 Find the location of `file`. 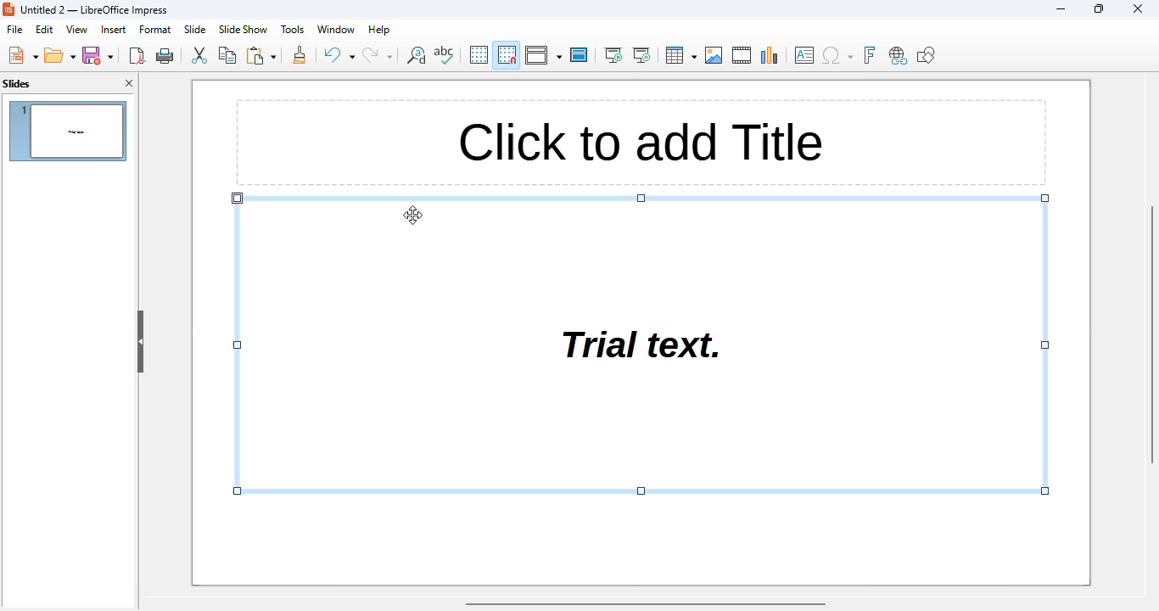

file is located at coordinates (14, 29).